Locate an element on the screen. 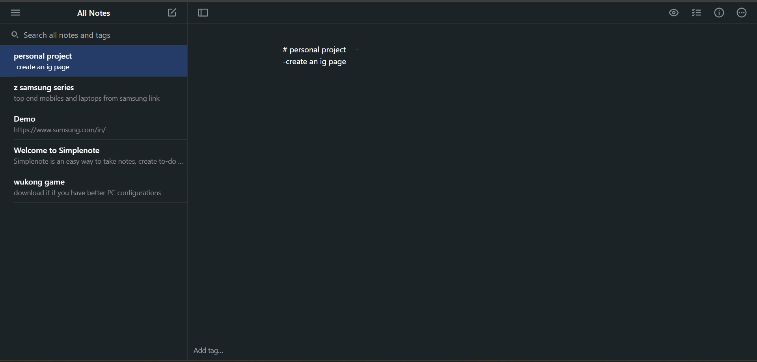 This screenshot has width=757, height=362. search is located at coordinates (92, 34).